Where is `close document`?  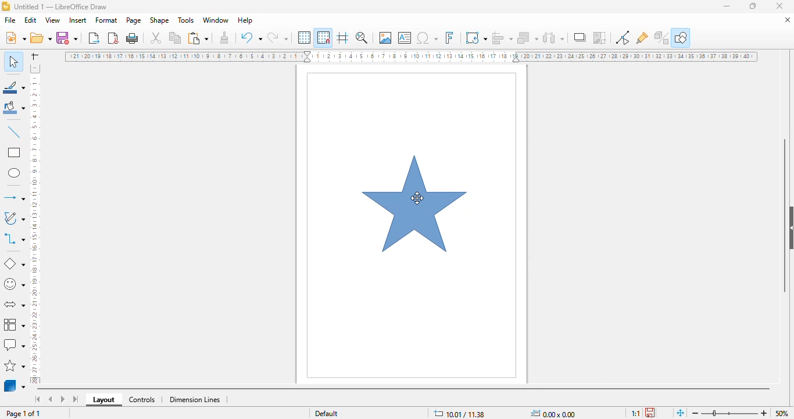
close document is located at coordinates (786, 19).